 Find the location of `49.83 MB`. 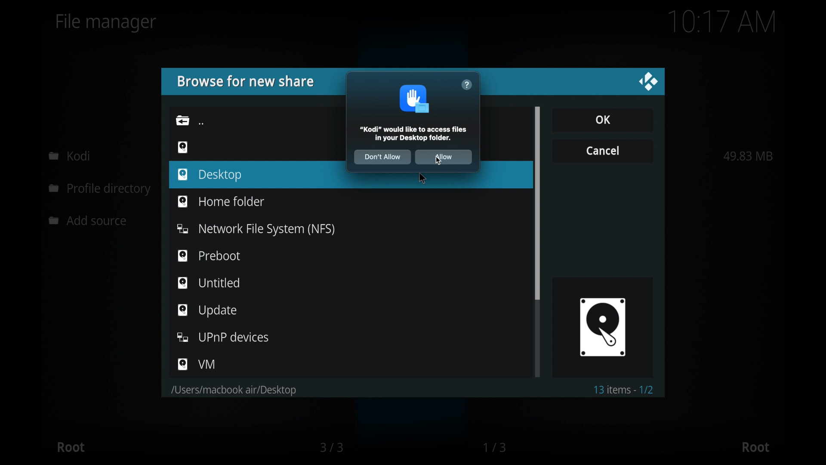

49.83 MB is located at coordinates (748, 156).